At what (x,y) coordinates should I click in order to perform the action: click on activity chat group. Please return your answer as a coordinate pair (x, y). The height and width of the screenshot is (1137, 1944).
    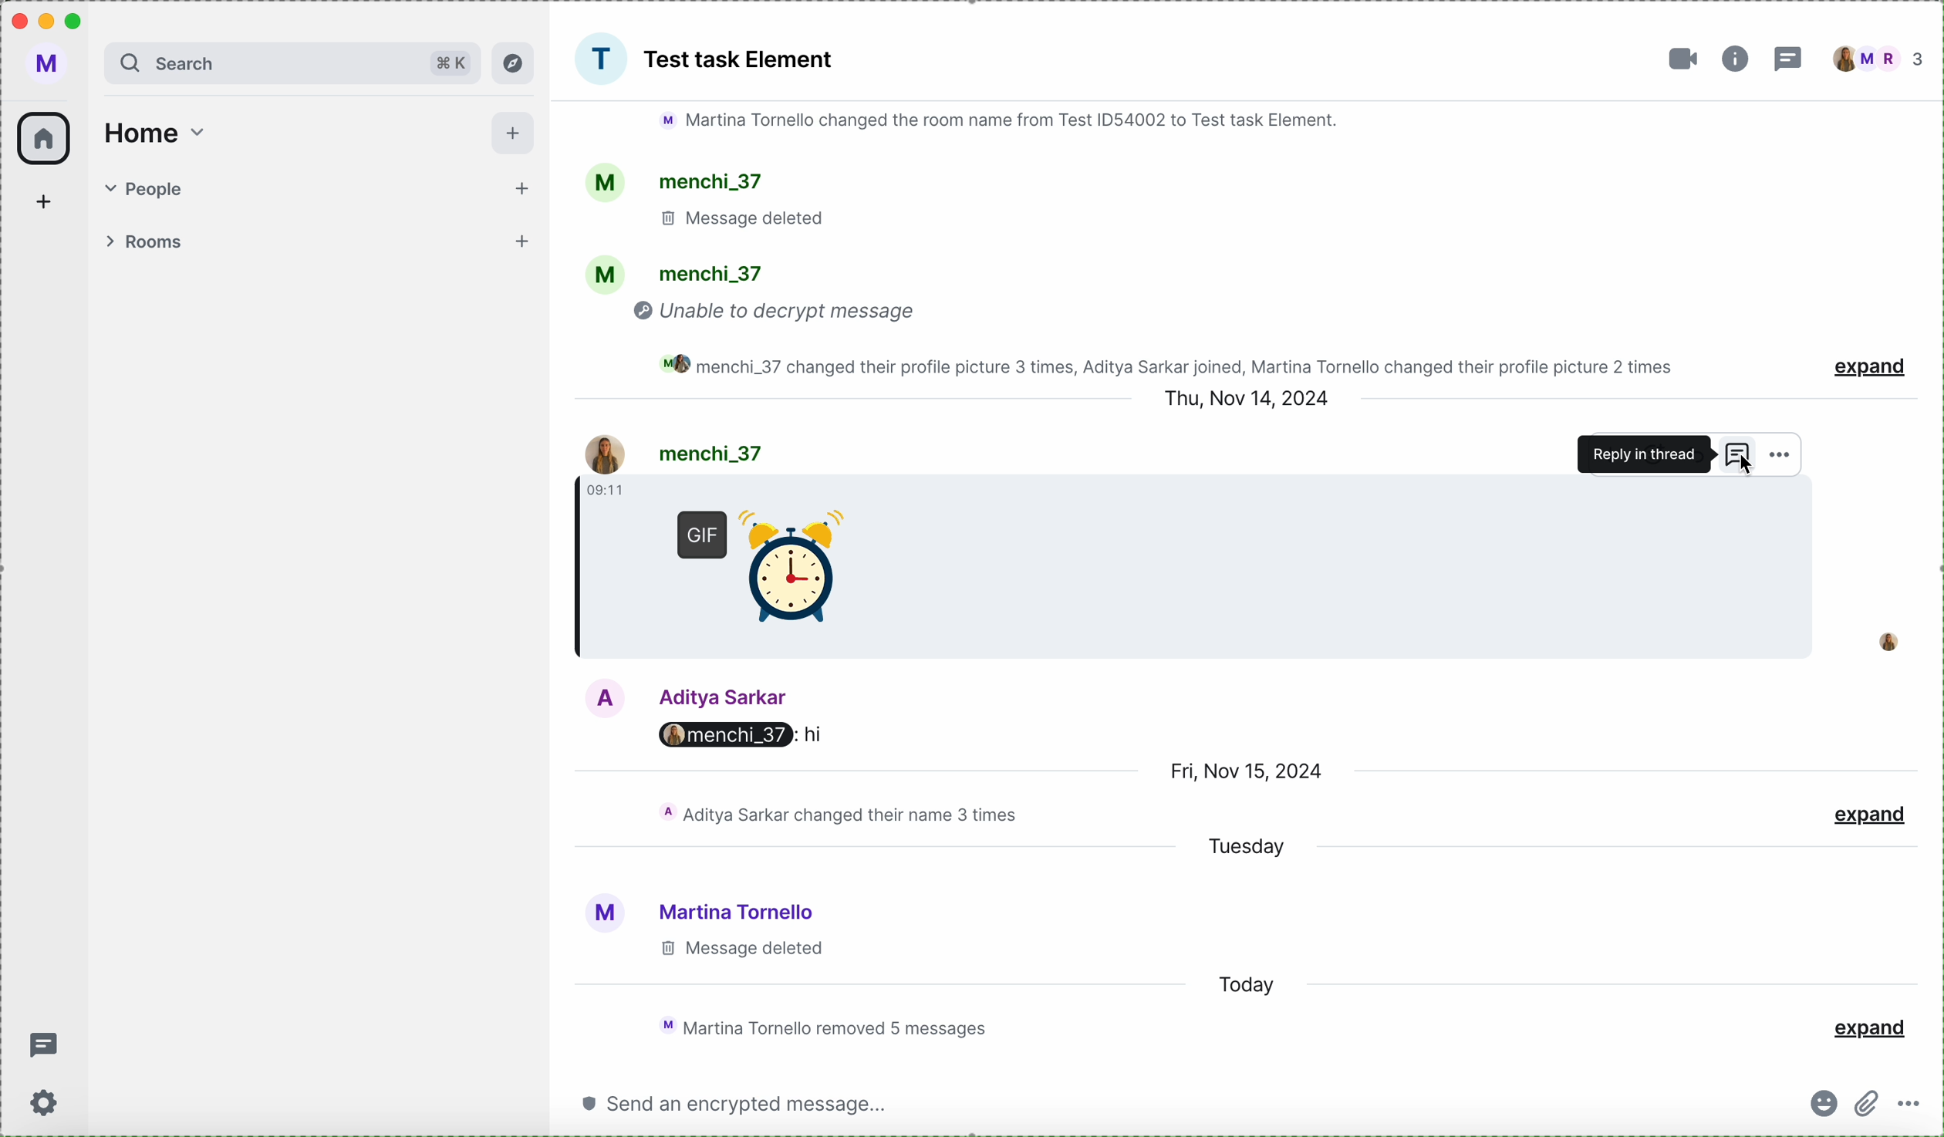
    Looking at the image, I should click on (1132, 241).